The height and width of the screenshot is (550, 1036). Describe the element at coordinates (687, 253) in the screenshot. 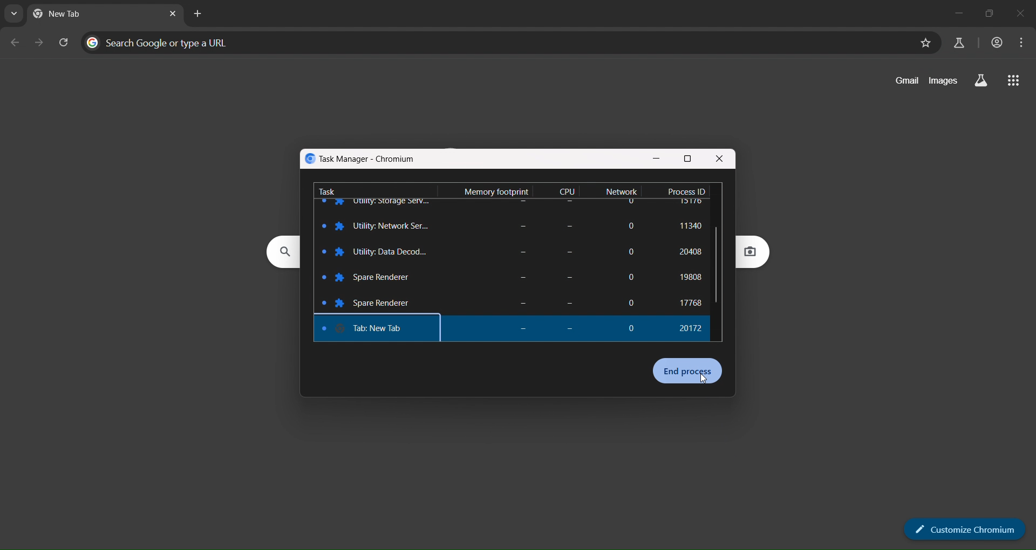

I see `11340` at that location.